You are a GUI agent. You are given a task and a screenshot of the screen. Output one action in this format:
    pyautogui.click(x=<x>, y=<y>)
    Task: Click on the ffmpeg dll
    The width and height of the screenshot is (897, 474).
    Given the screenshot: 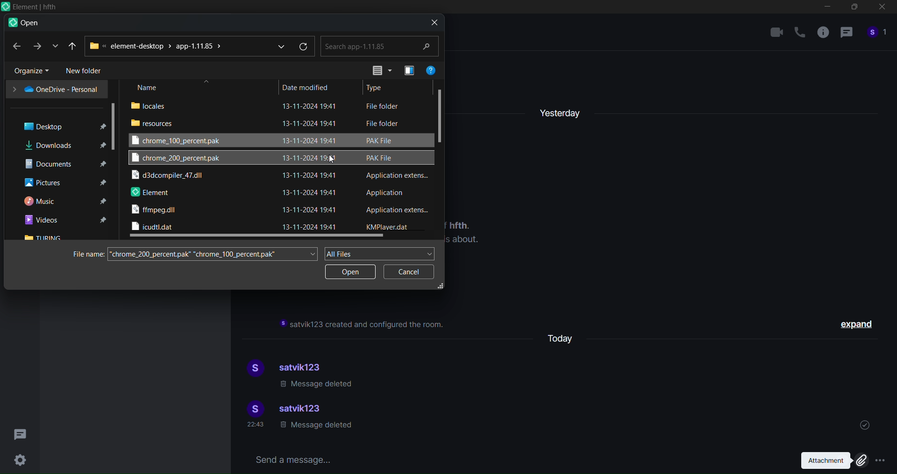 What is the action you would take?
    pyautogui.click(x=156, y=211)
    